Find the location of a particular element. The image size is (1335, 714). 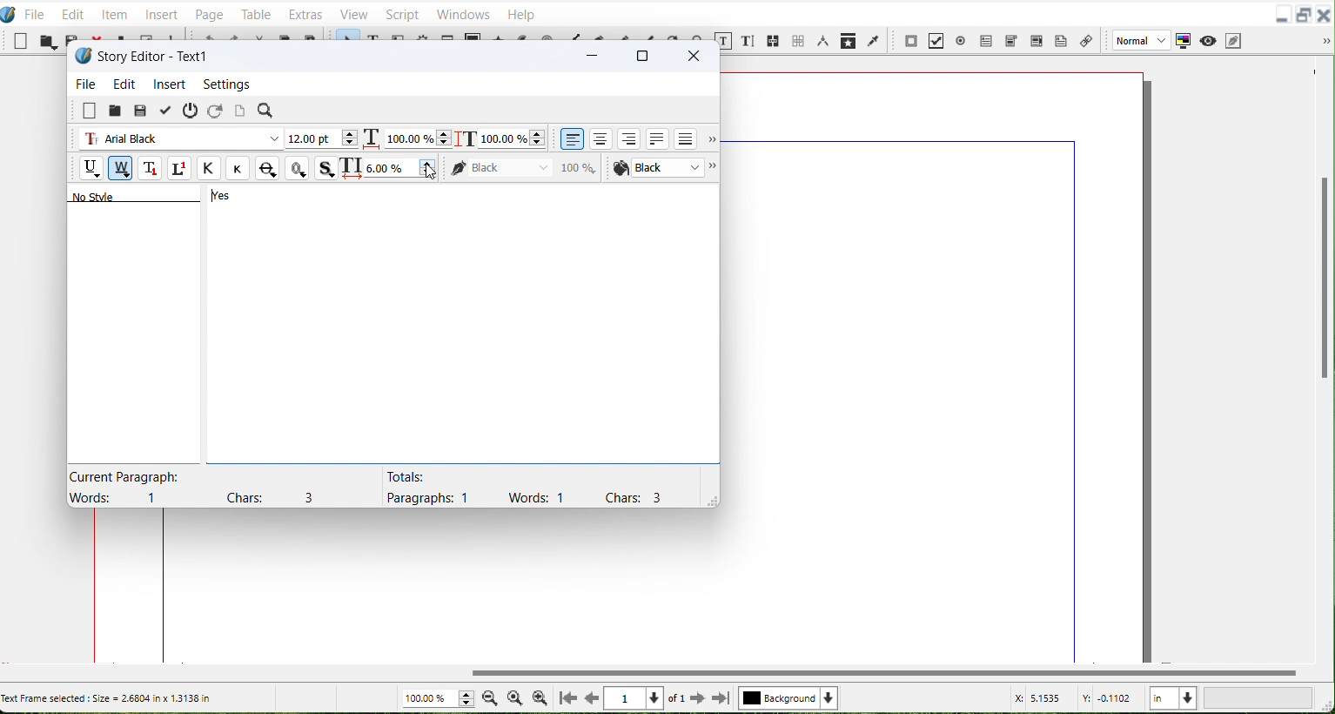

File is located at coordinates (36, 12).